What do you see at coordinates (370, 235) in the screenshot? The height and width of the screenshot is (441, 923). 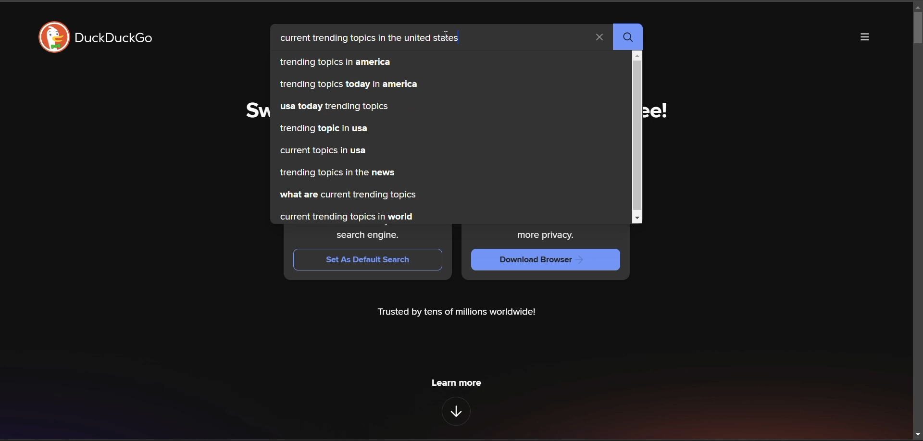 I see `search engine.` at bounding box center [370, 235].